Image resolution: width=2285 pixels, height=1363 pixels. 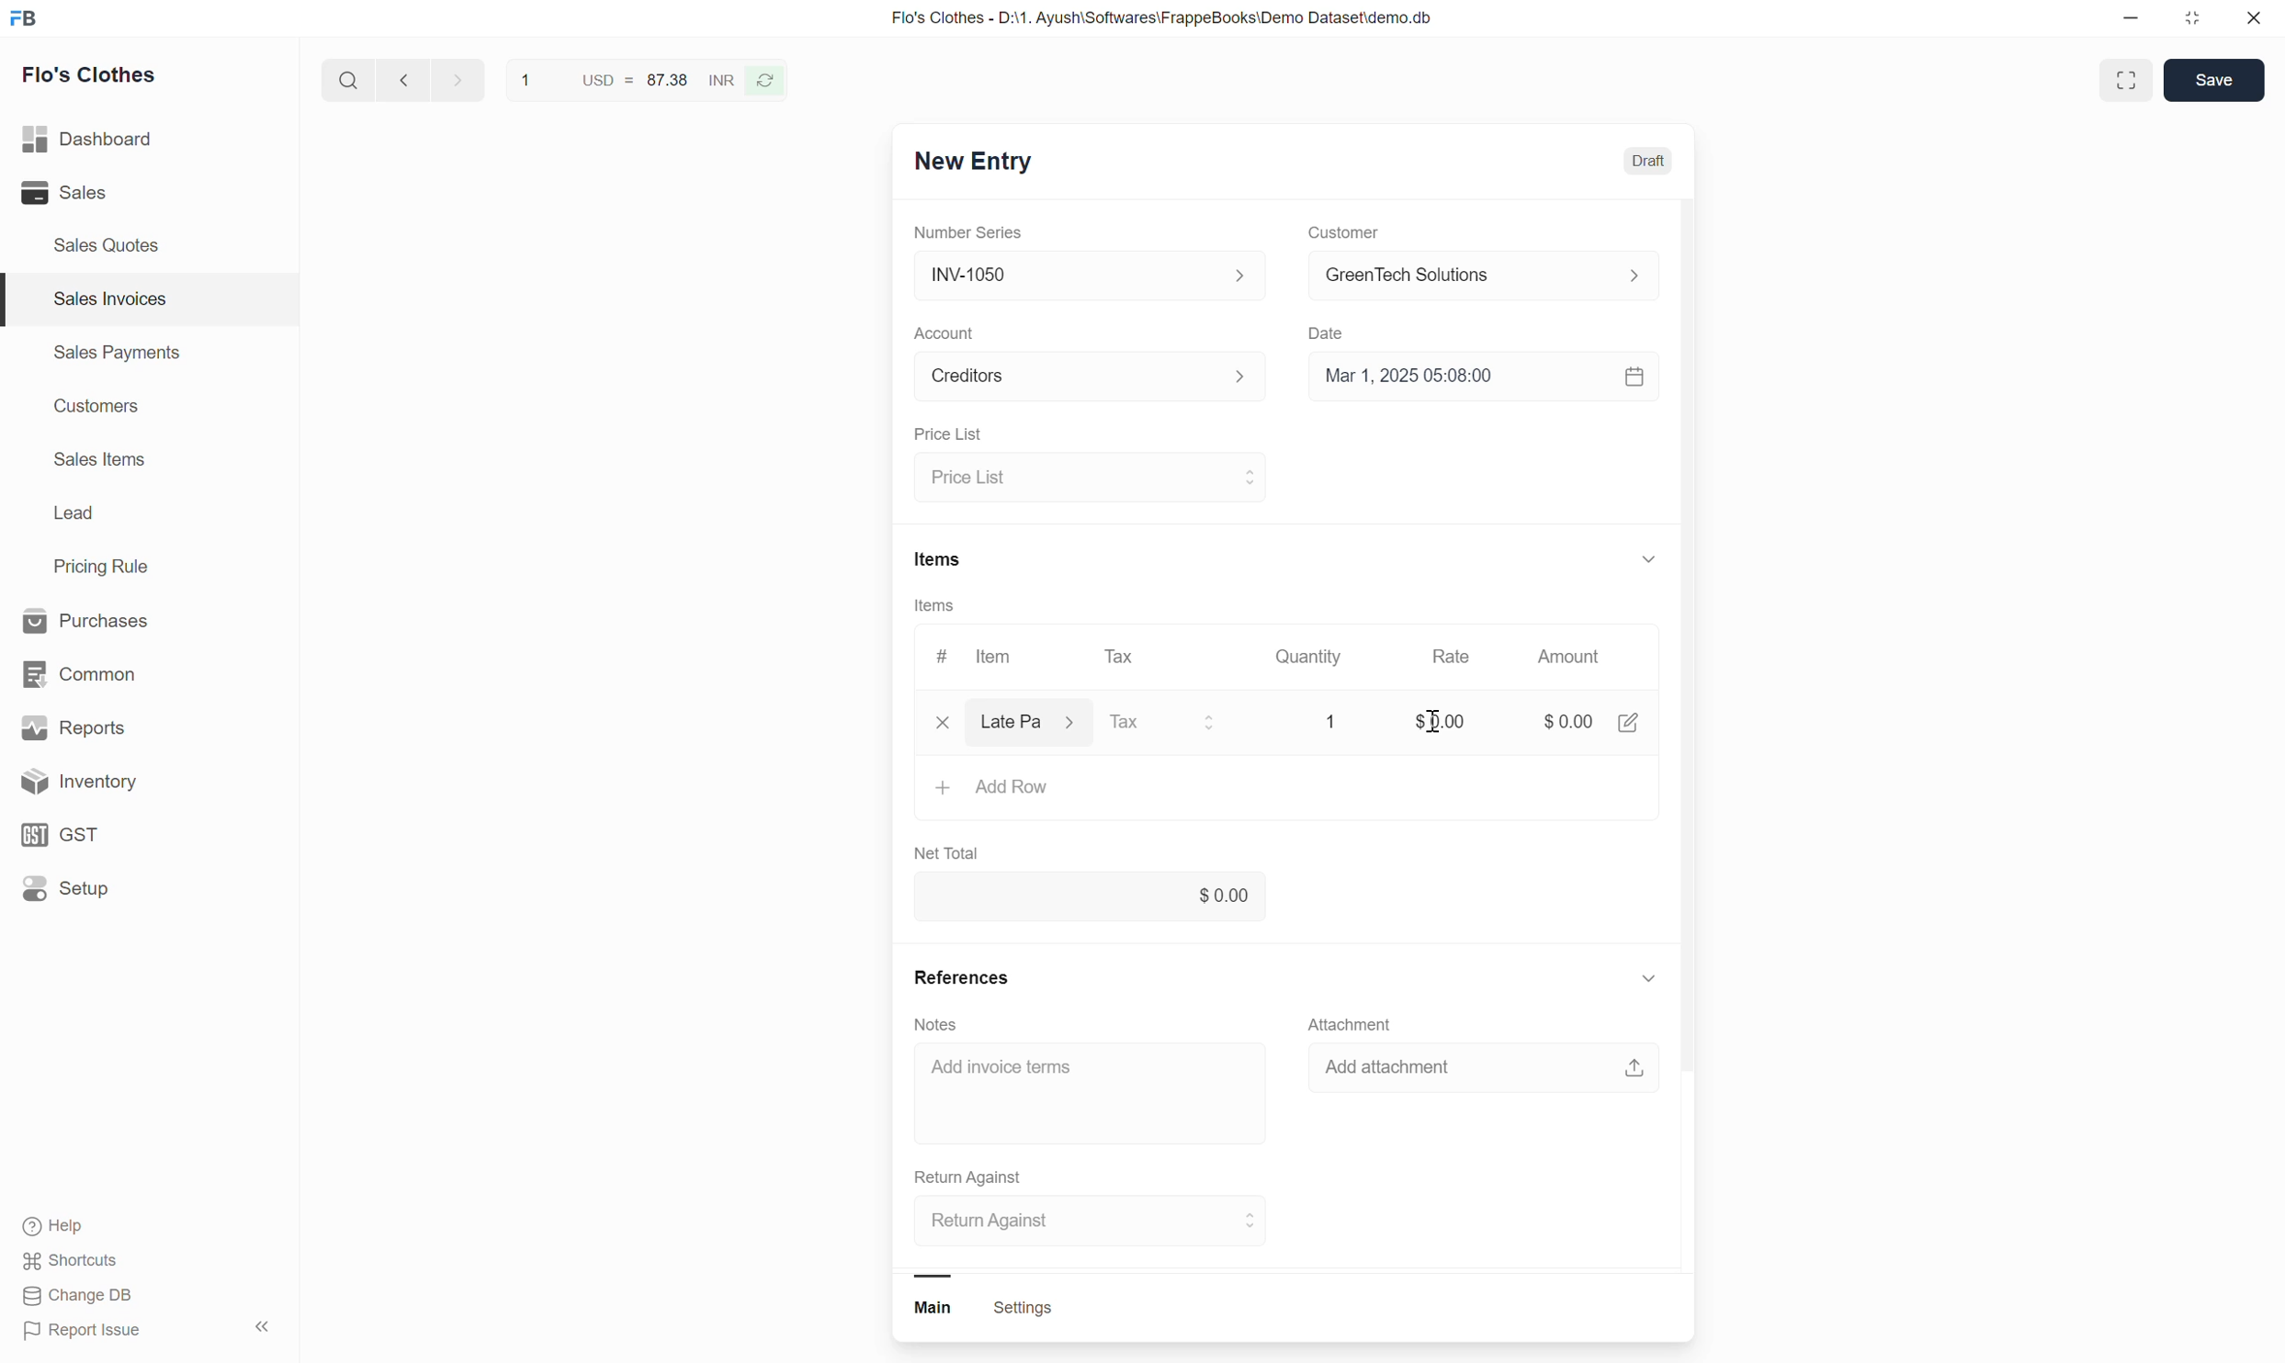 I want to click on Sales Payments, so click(x=115, y=355).